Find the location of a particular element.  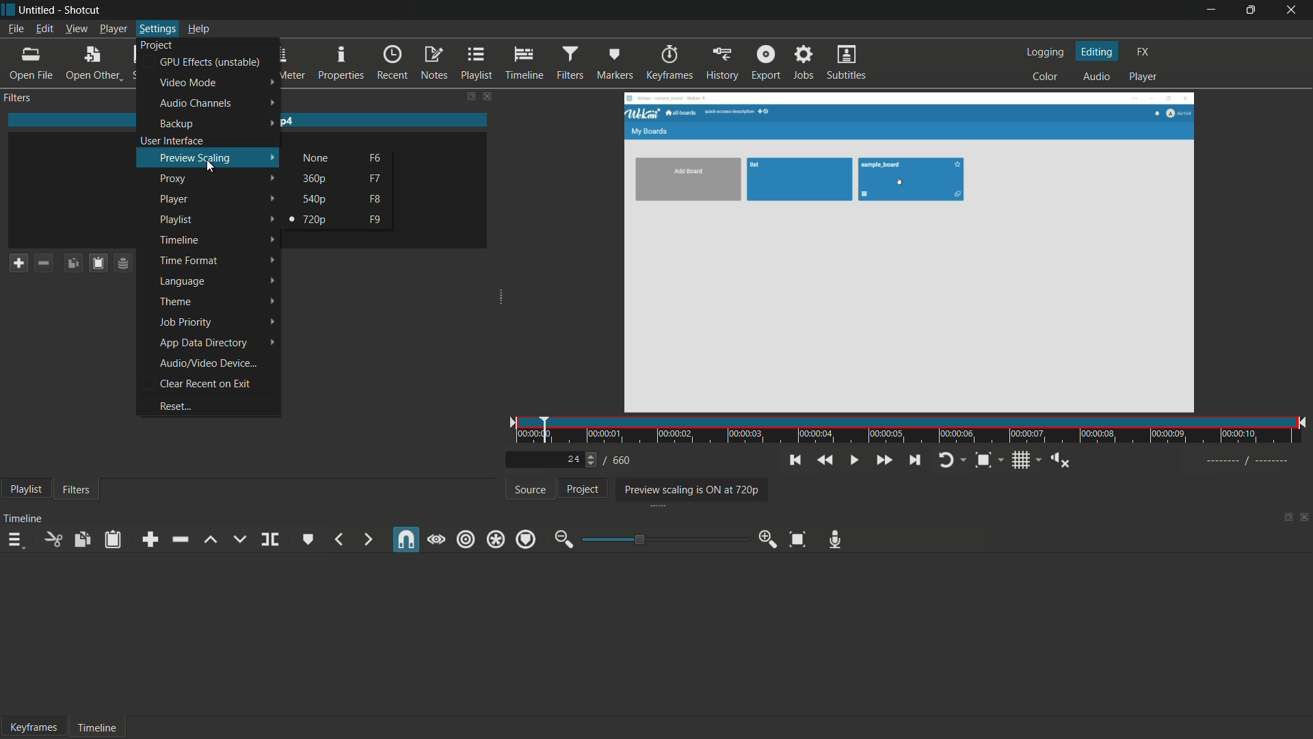

ripple delete is located at coordinates (182, 539).